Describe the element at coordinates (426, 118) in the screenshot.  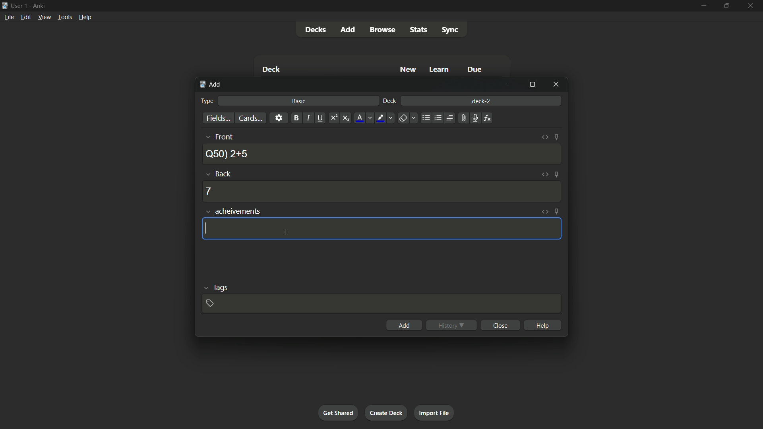
I see `unordered list` at that location.